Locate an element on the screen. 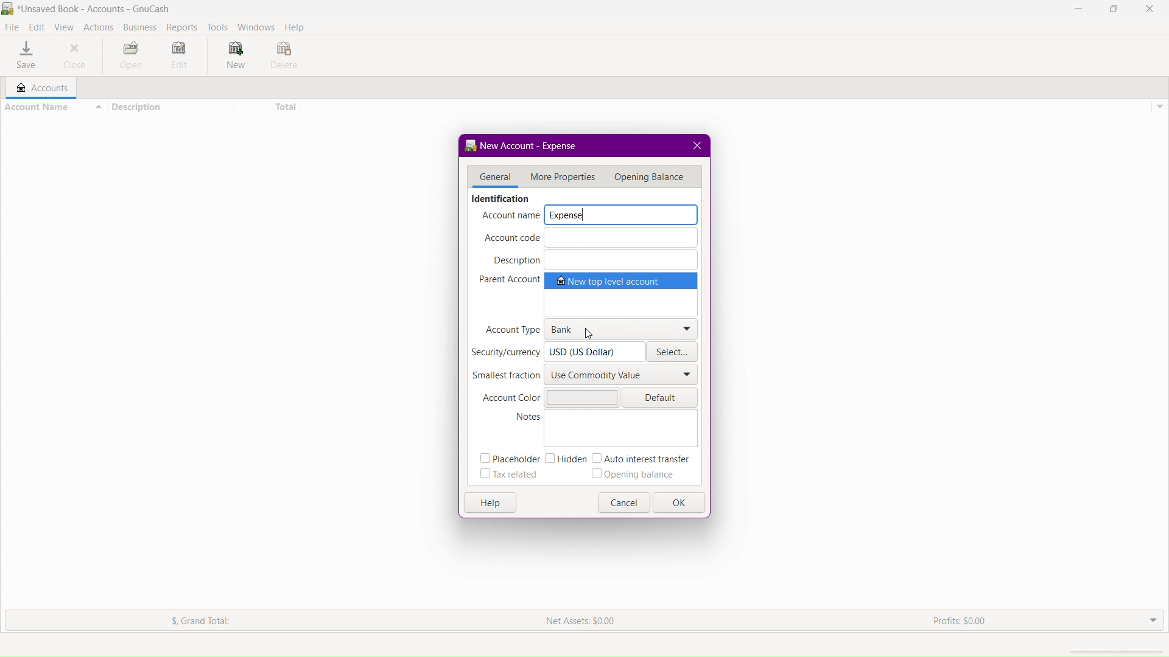 This screenshot has height=657, width=1169. Close is located at coordinates (79, 57).